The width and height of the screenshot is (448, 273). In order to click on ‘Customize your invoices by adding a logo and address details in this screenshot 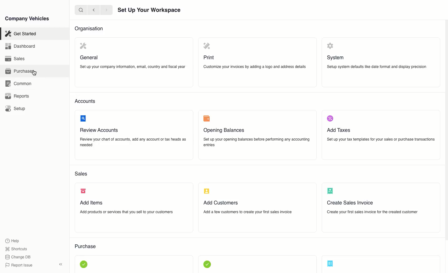, I will do `click(254, 67)`.